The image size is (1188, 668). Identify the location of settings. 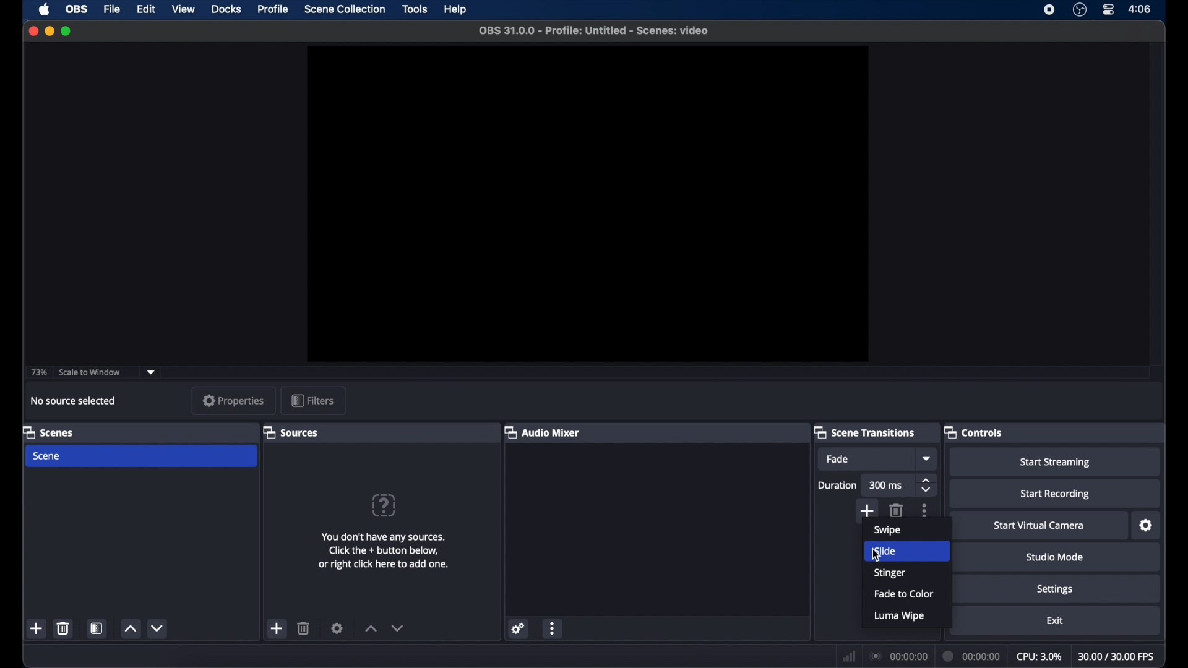
(1054, 589).